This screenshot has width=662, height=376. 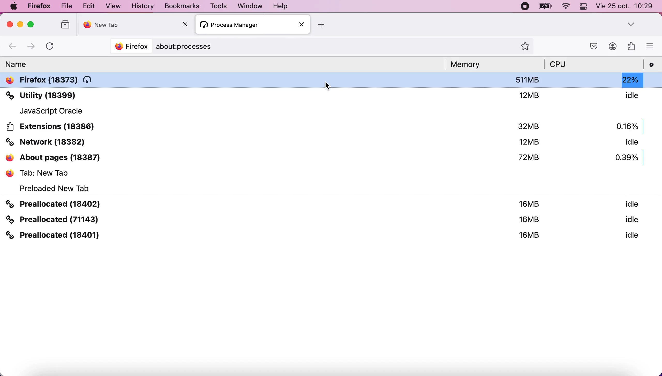 What do you see at coordinates (331, 172) in the screenshot?
I see `Tab: New Tab` at bounding box center [331, 172].